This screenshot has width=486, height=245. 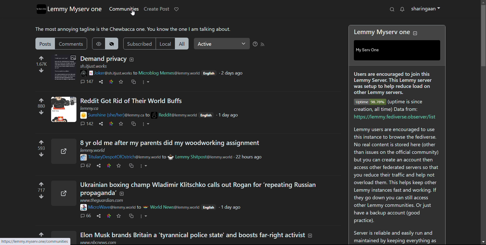 What do you see at coordinates (41, 183) in the screenshot?
I see `upvote` at bounding box center [41, 183].